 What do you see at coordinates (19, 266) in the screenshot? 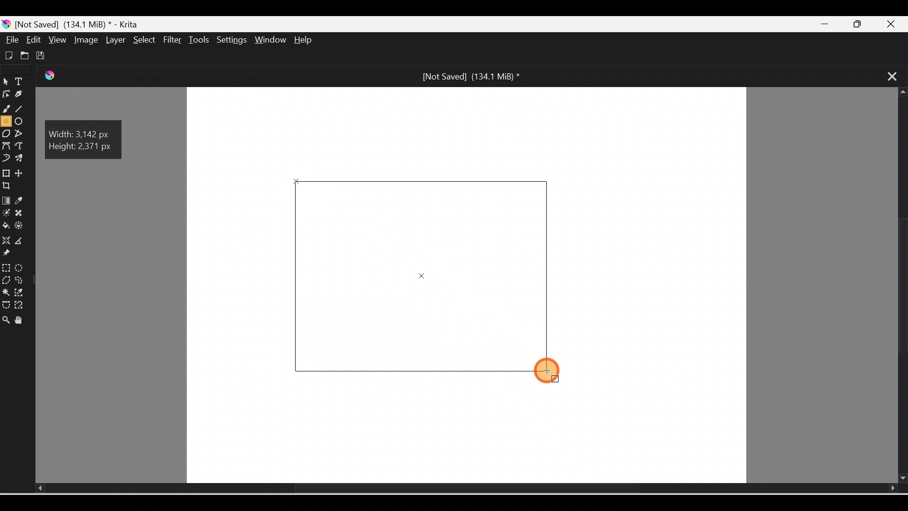
I see `Elliptical selection tool` at bounding box center [19, 266].